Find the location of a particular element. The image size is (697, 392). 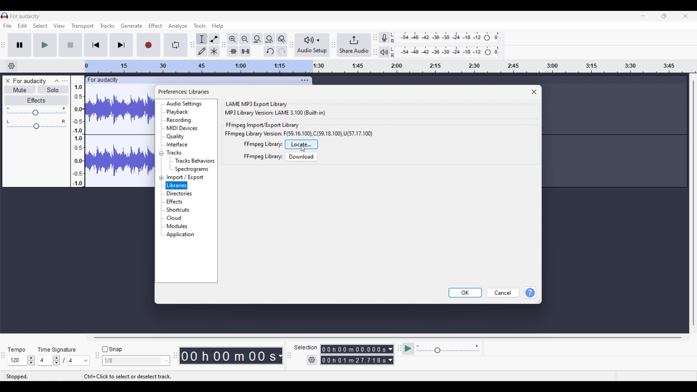

timestamp is located at coordinates (231, 356).